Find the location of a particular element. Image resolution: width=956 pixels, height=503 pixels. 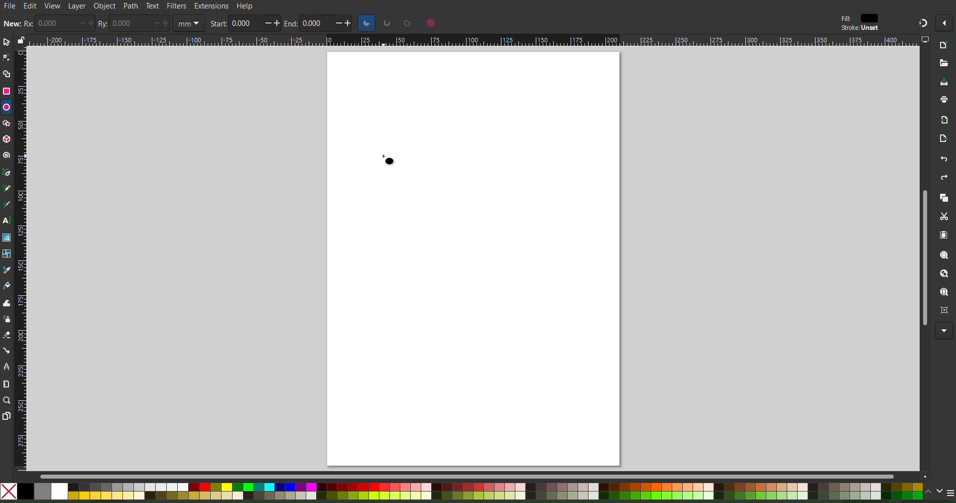

stroke is located at coordinates (861, 28).